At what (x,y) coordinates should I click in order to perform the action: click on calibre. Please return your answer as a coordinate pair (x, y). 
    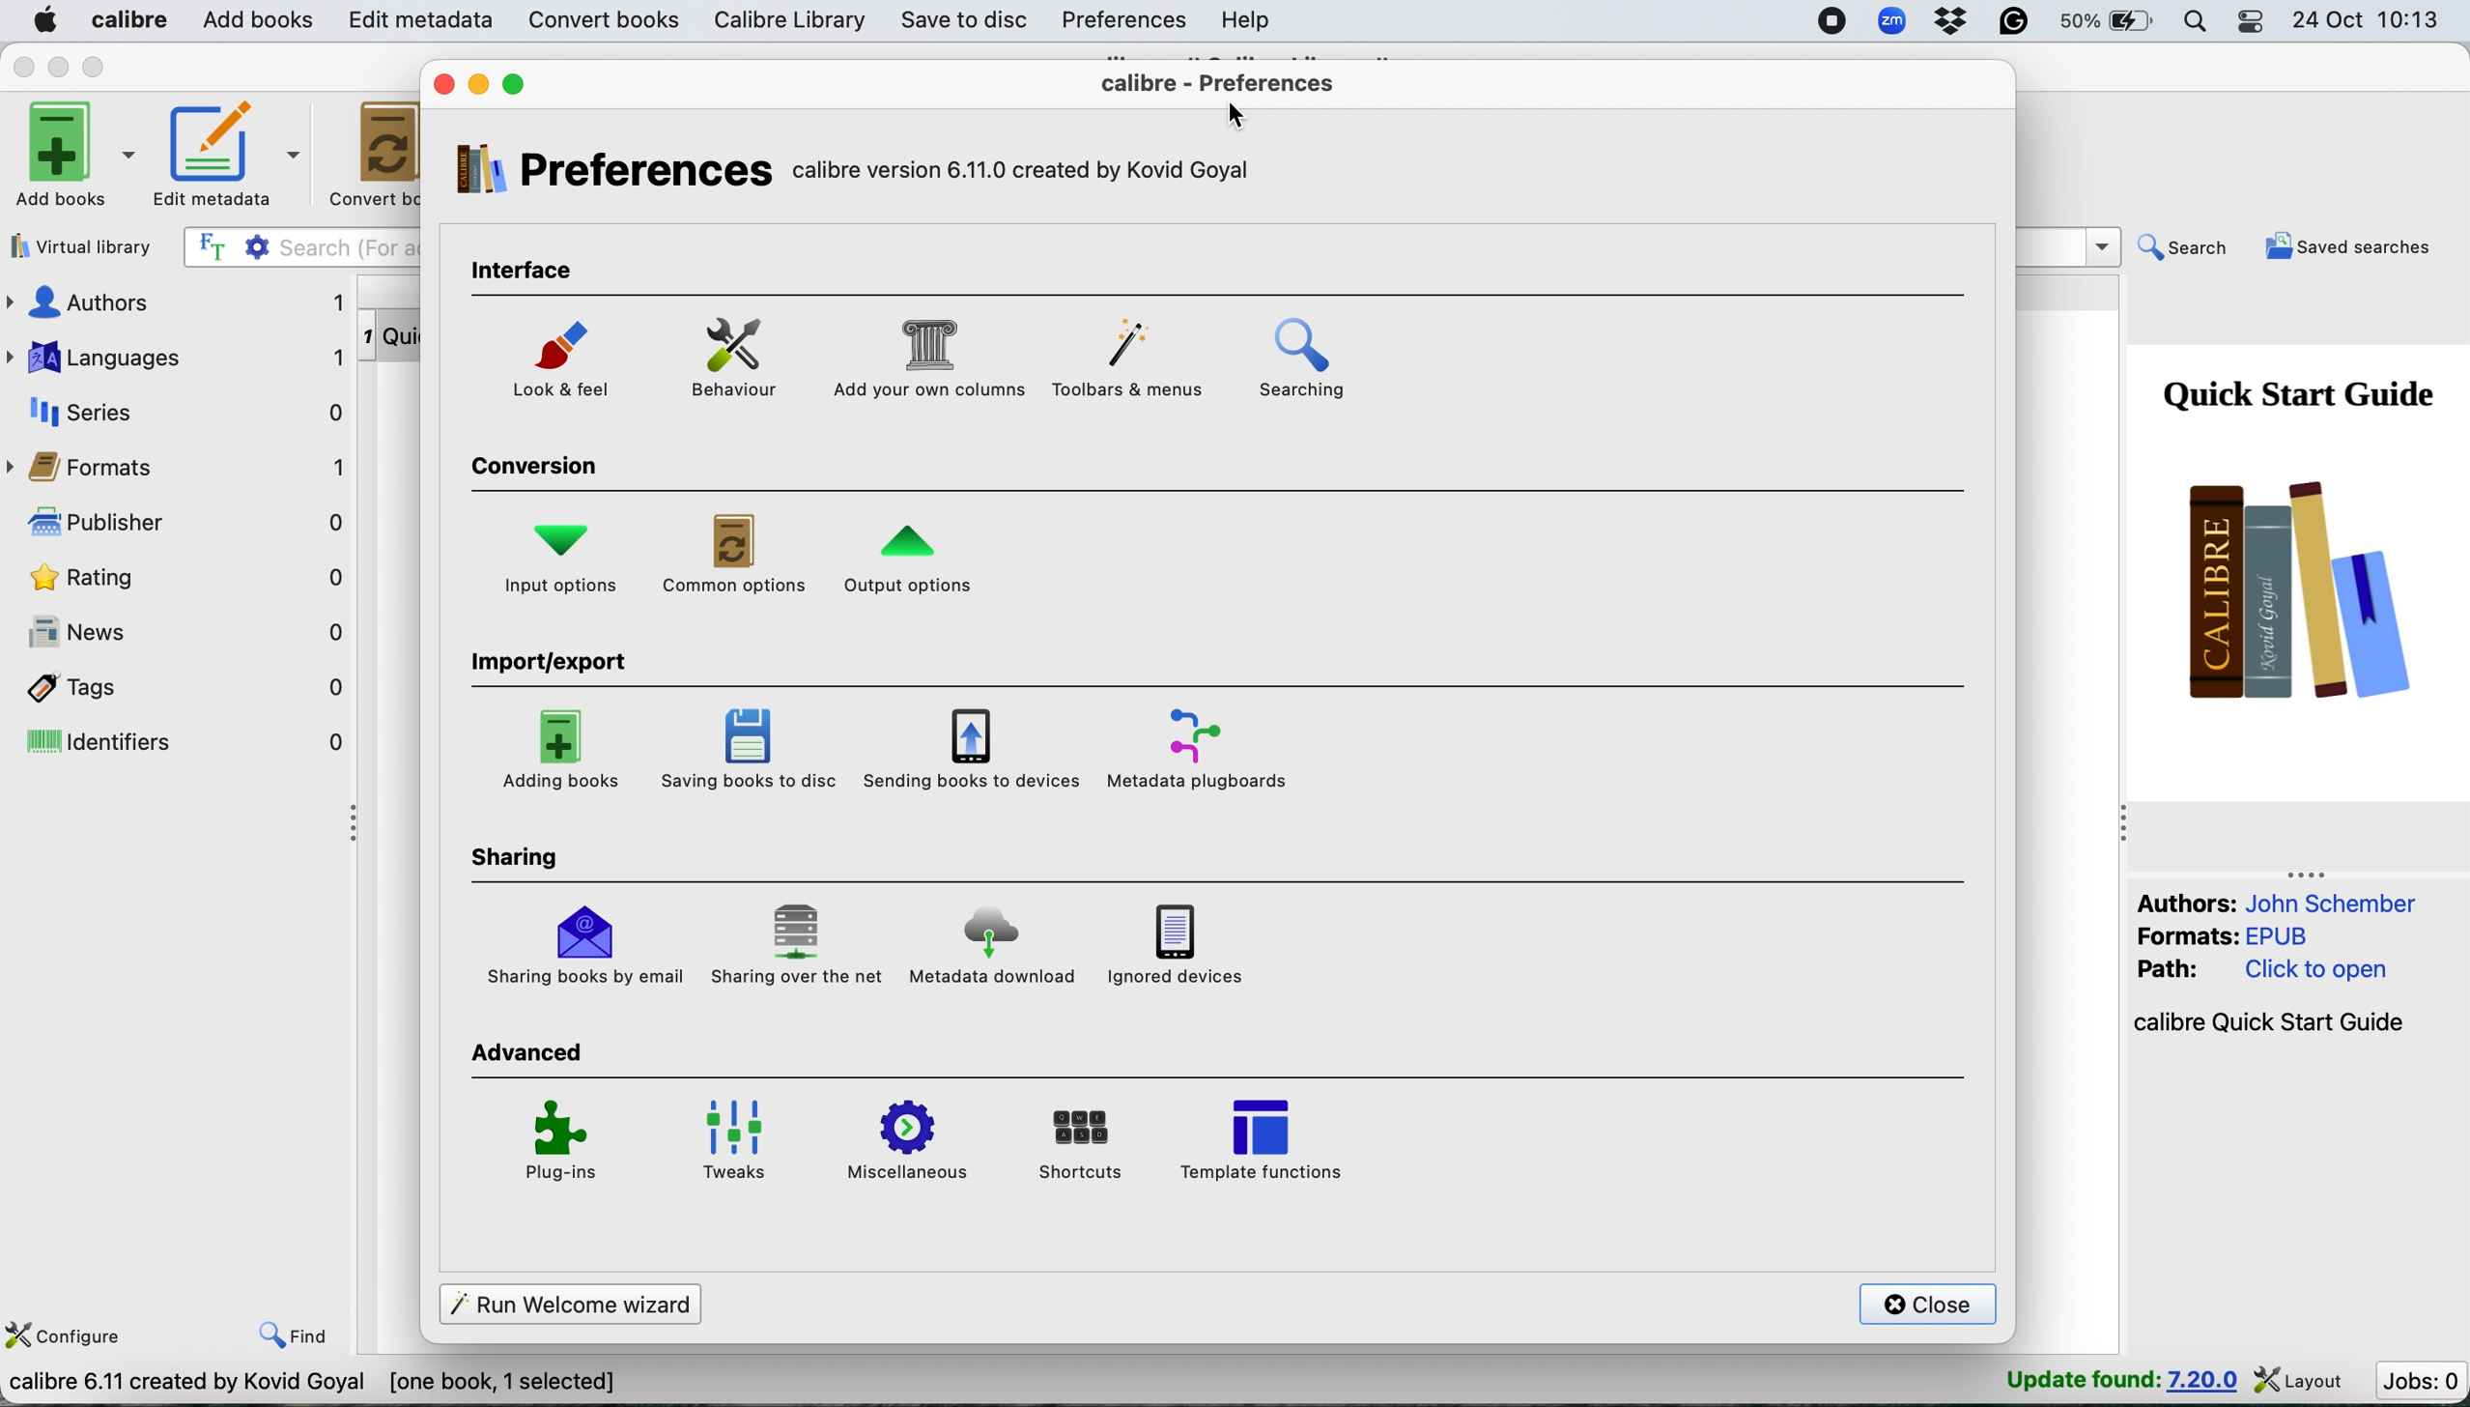
    Looking at the image, I should click on (129, 19).